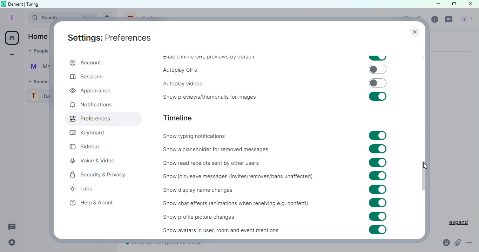  I want to click on Toggle, so click(378, 149).